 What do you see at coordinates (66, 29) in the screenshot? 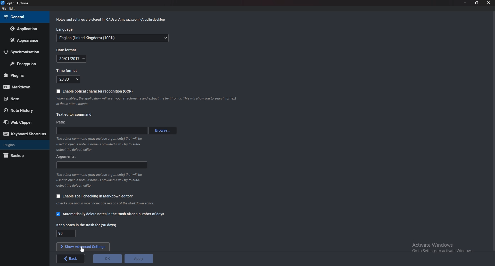
I see `Language` at bounding box center [66, 29].